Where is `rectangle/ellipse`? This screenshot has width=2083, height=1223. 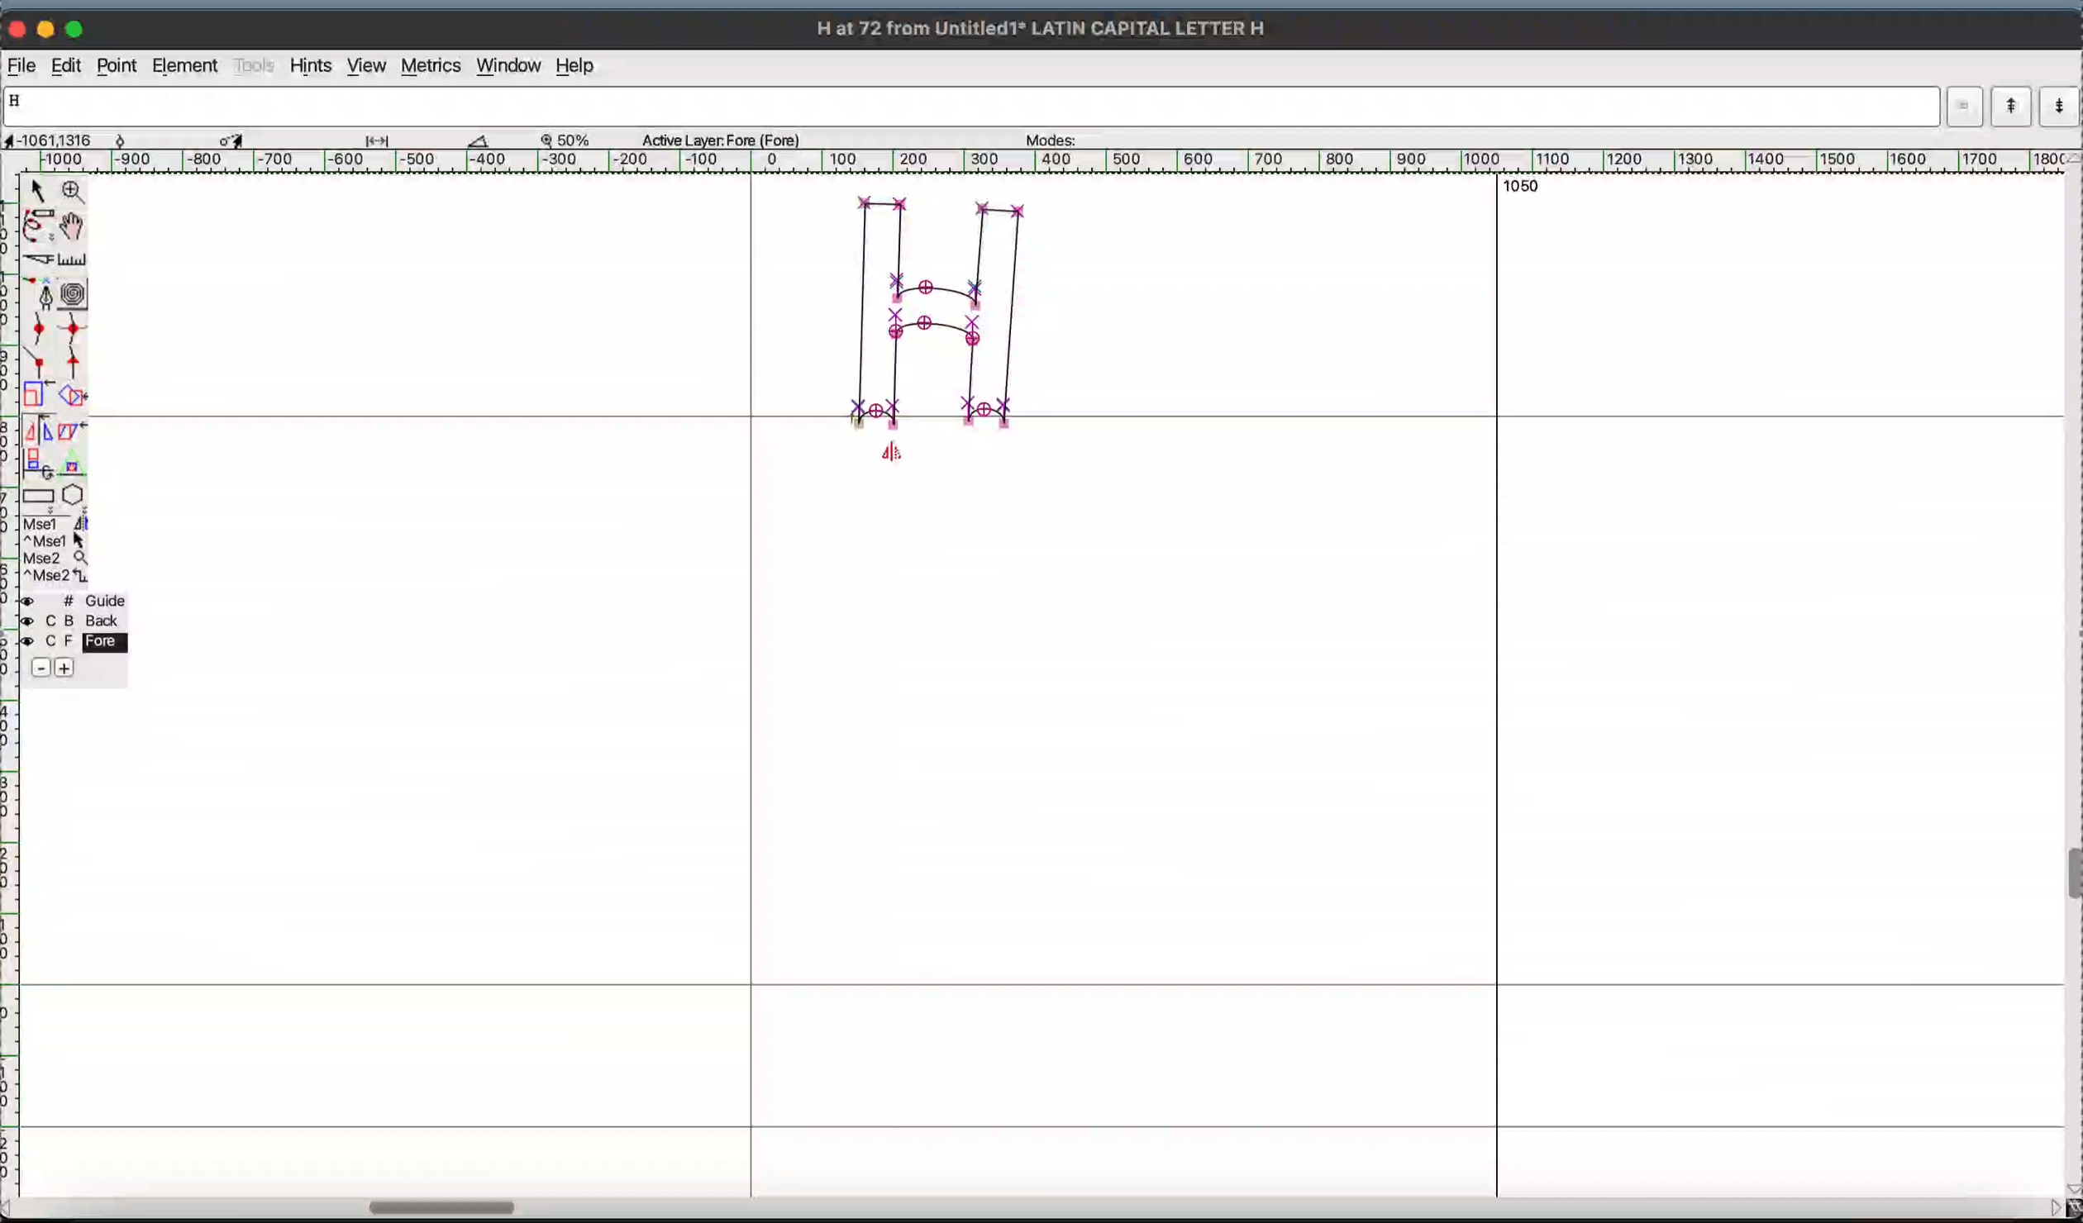 rectangle/ellipse is located at coordinates (39, 496).